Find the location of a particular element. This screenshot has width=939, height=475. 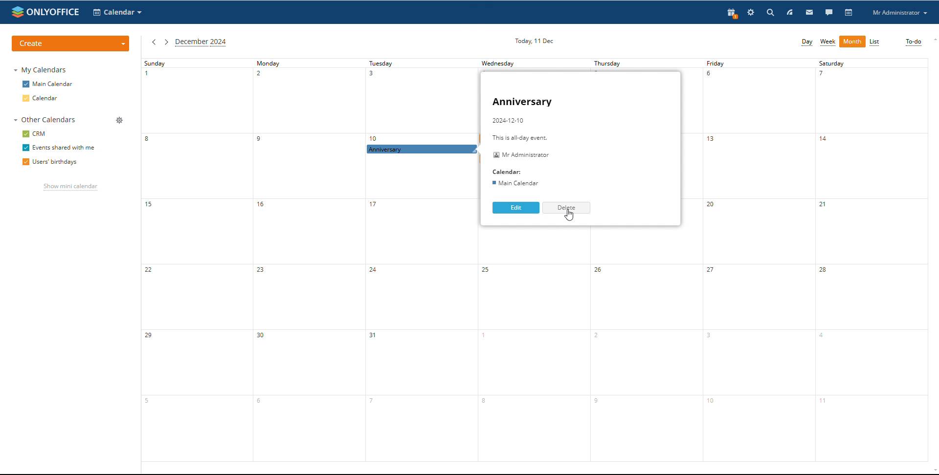

cursor is located at coordinates (399, 154).